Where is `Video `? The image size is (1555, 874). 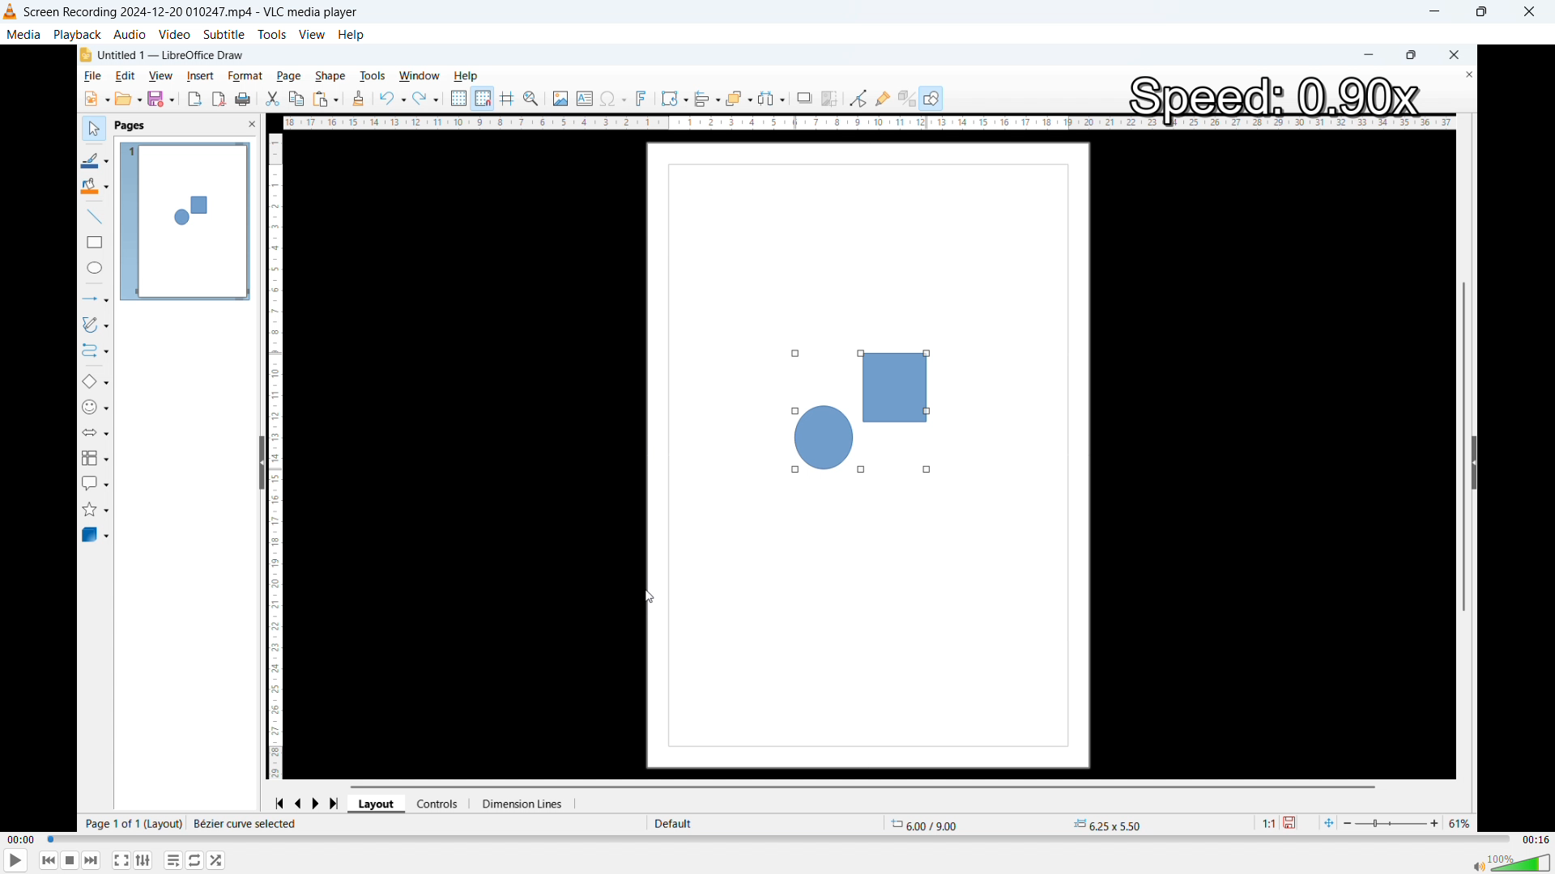
Video  is located at coordinates (174, 35).